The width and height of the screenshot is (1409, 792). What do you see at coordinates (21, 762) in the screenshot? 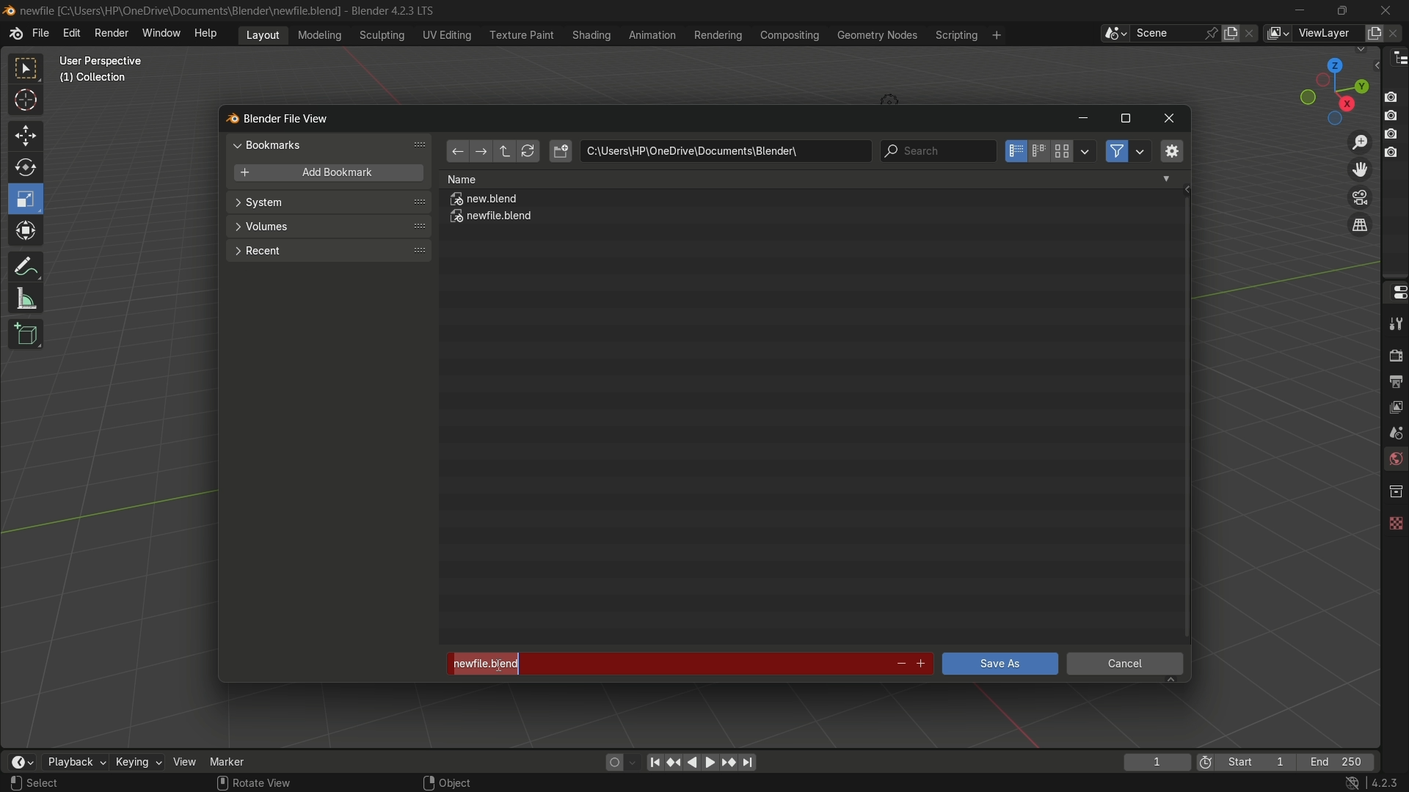
I see `timeline` at bounding box center [21, 762].